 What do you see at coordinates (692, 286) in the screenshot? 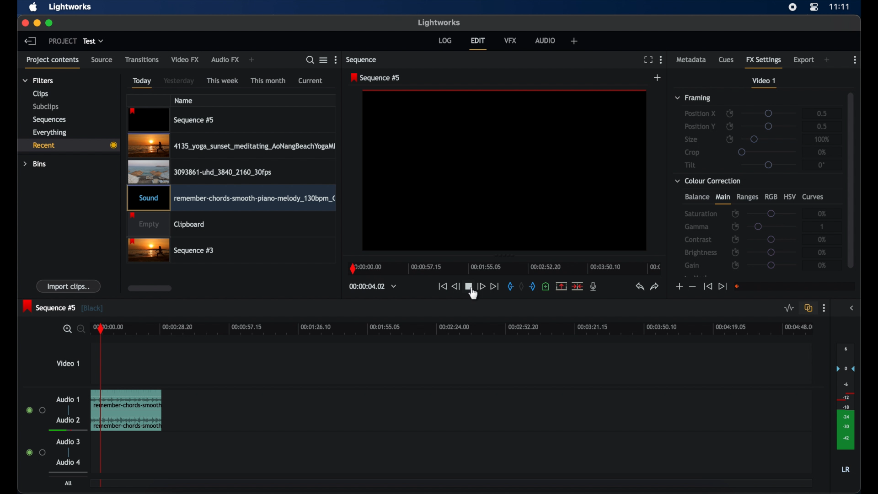
I see `decrement` at bounding box center [692, 286].